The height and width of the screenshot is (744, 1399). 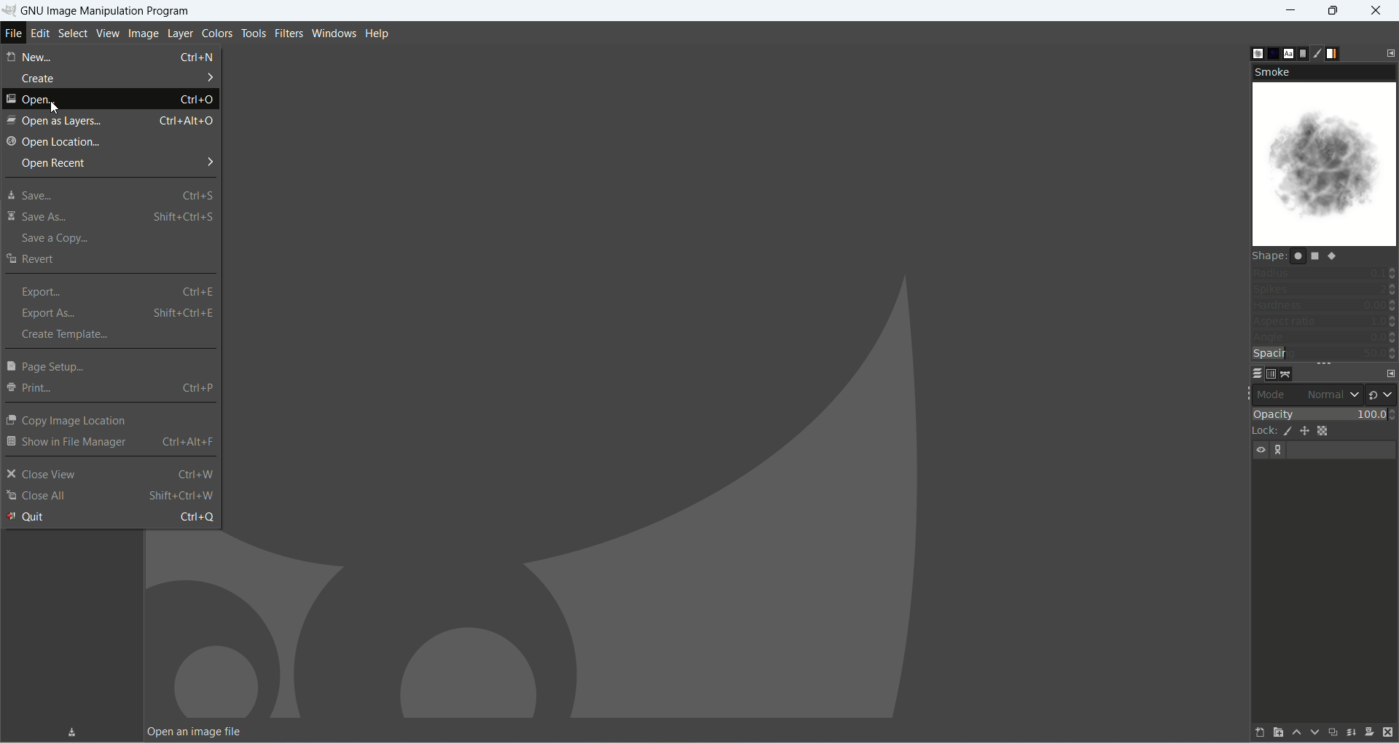 What do you see at coordinates (1324, 336) in the screenshot?
I see `angle` at bounding box center [1324, 336].